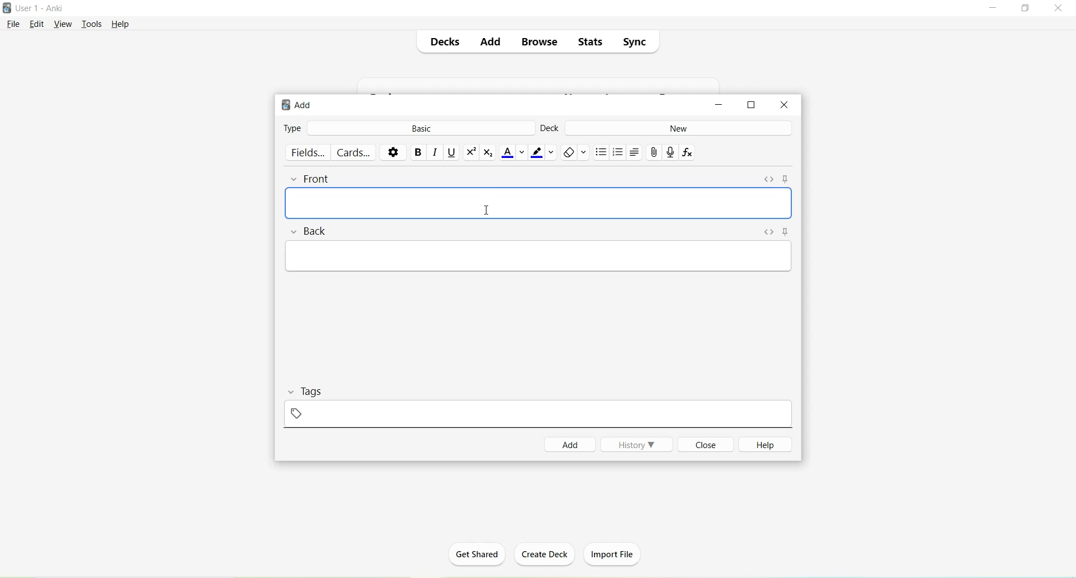 The image size is (1076, 578). Describe the element at coordinates (616, 554) in the screenshot. I see `Import File` at that location.